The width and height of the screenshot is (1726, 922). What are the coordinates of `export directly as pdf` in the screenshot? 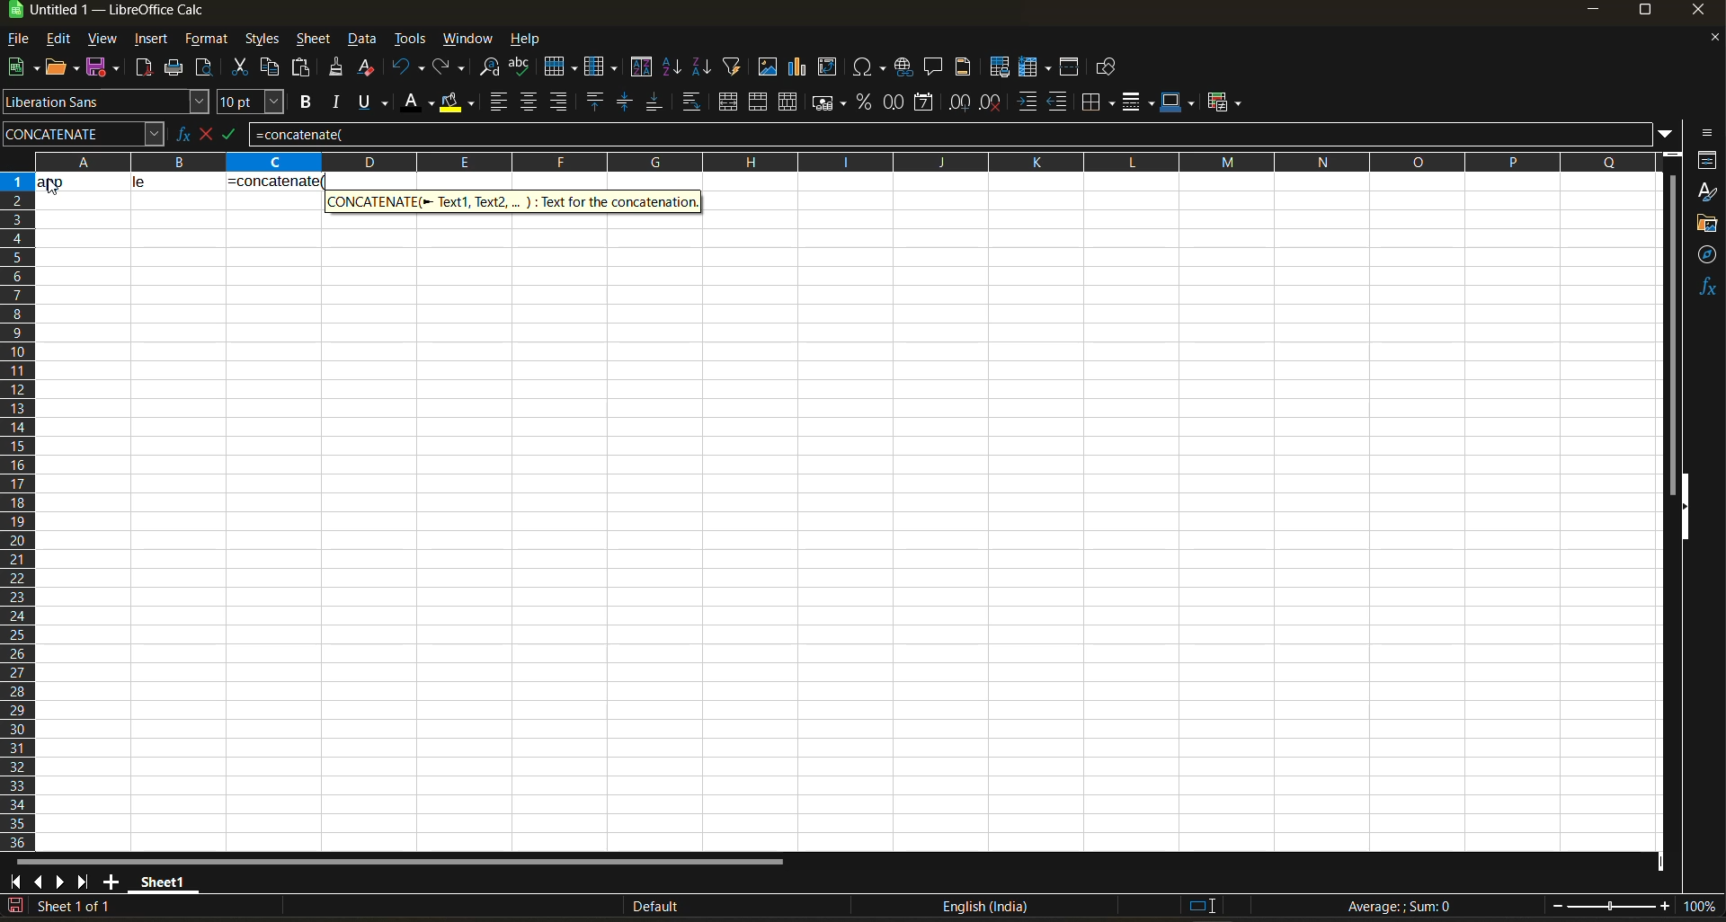 It's located at (143, 69).